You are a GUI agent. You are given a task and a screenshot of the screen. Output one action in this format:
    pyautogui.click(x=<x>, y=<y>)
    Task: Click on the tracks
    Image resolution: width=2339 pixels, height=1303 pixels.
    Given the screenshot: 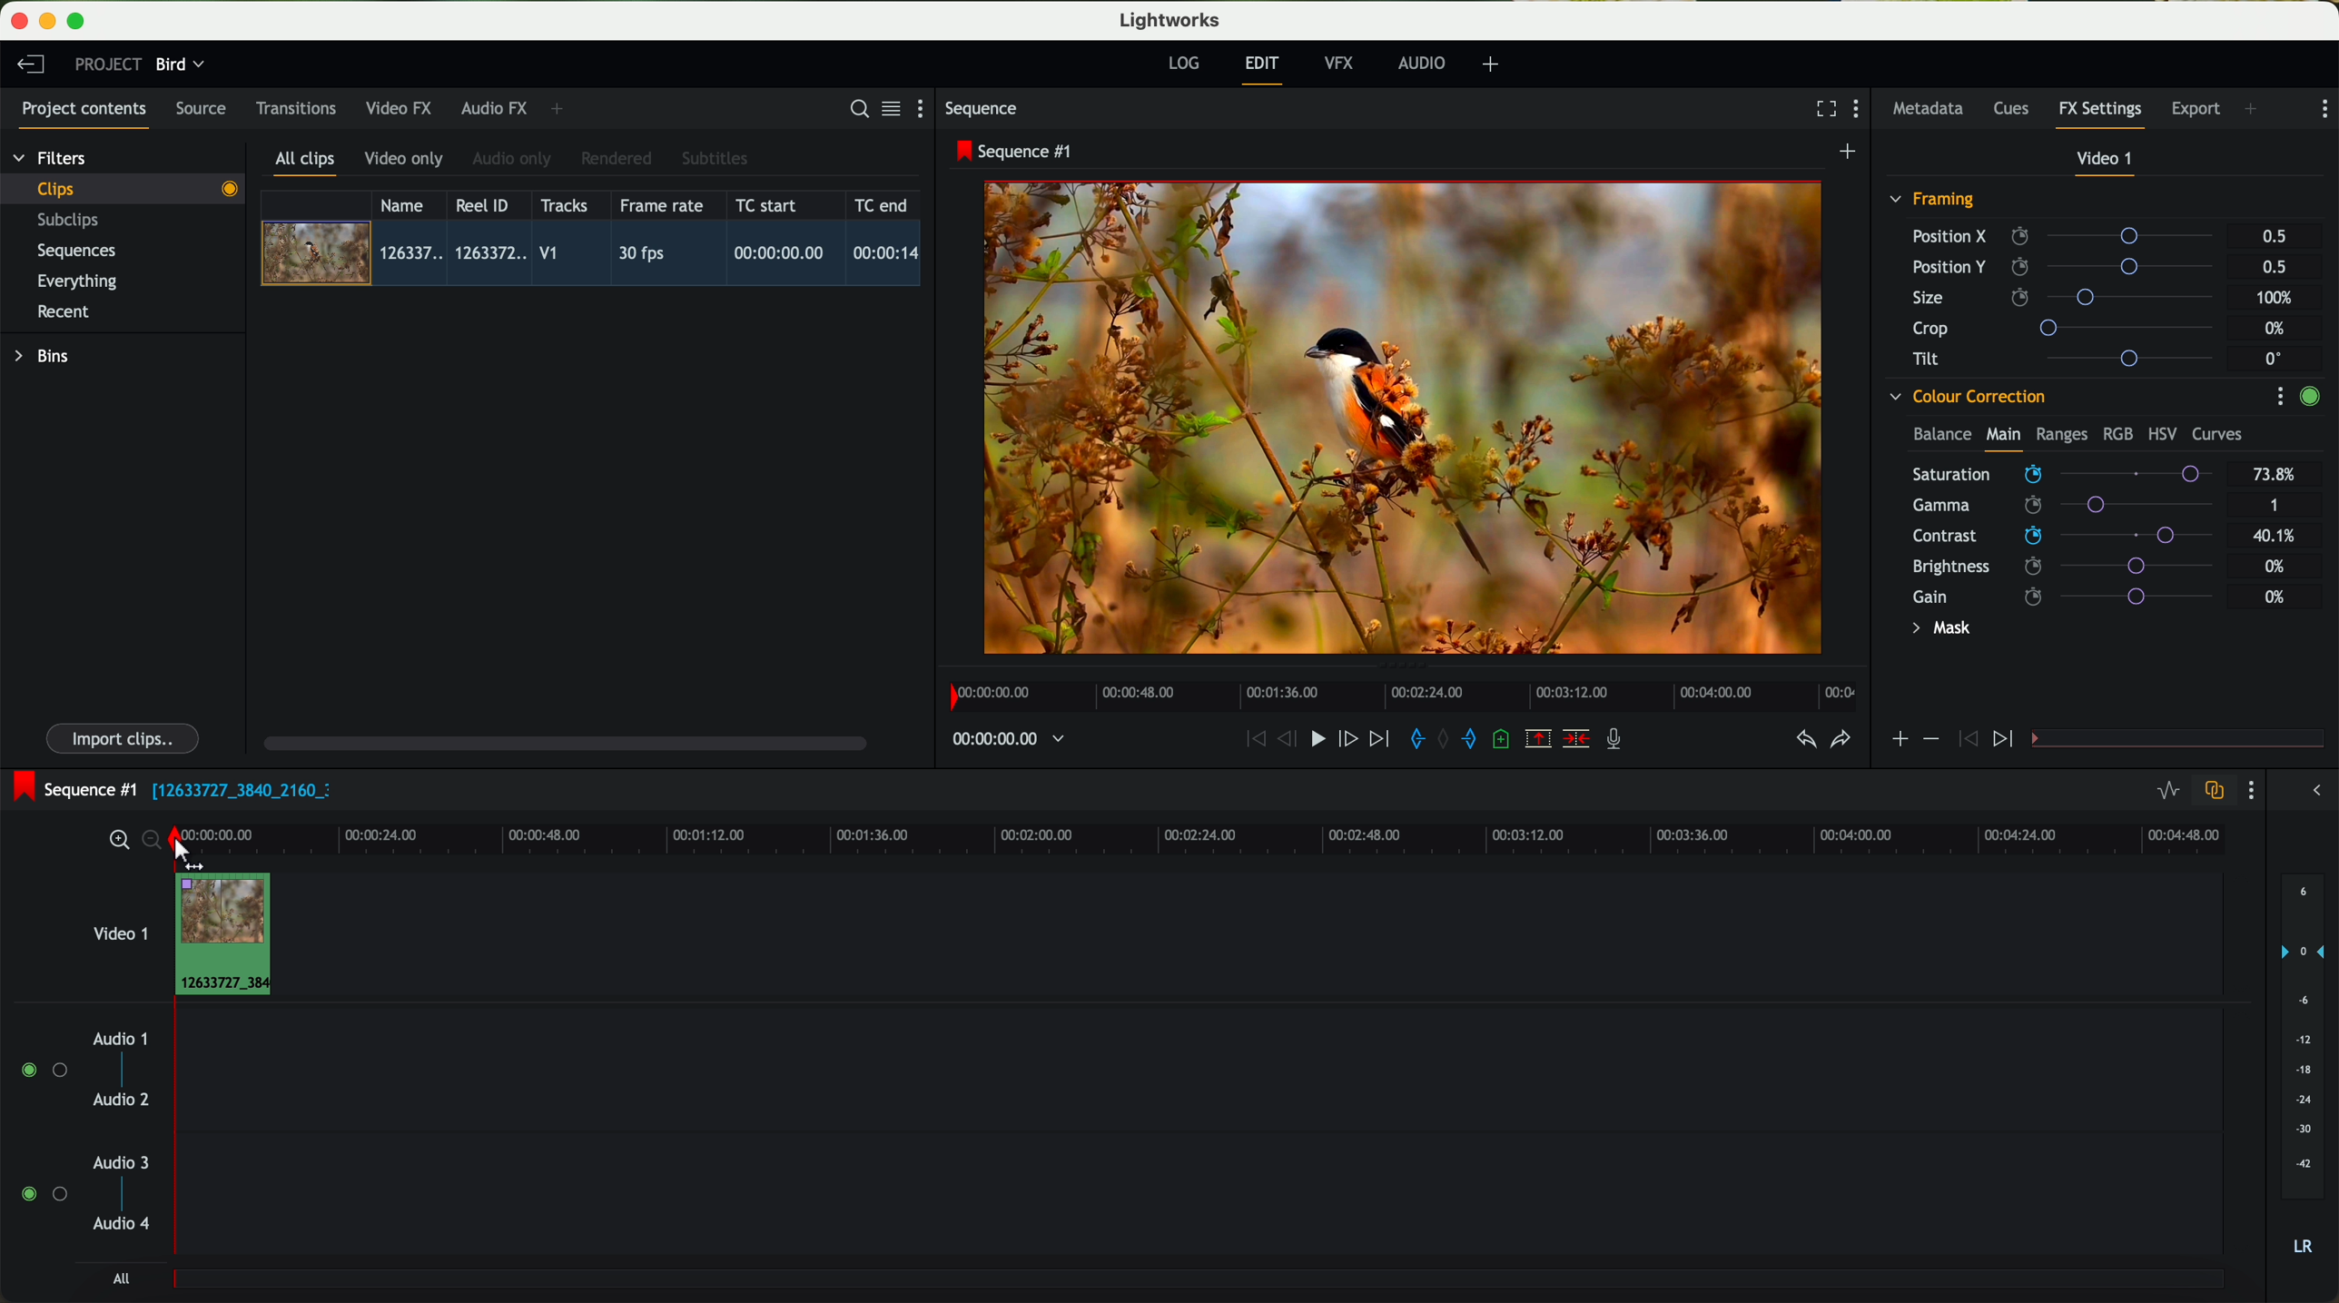 What is the action you would take?
    pyautogui.click(x=561, y=206)
    